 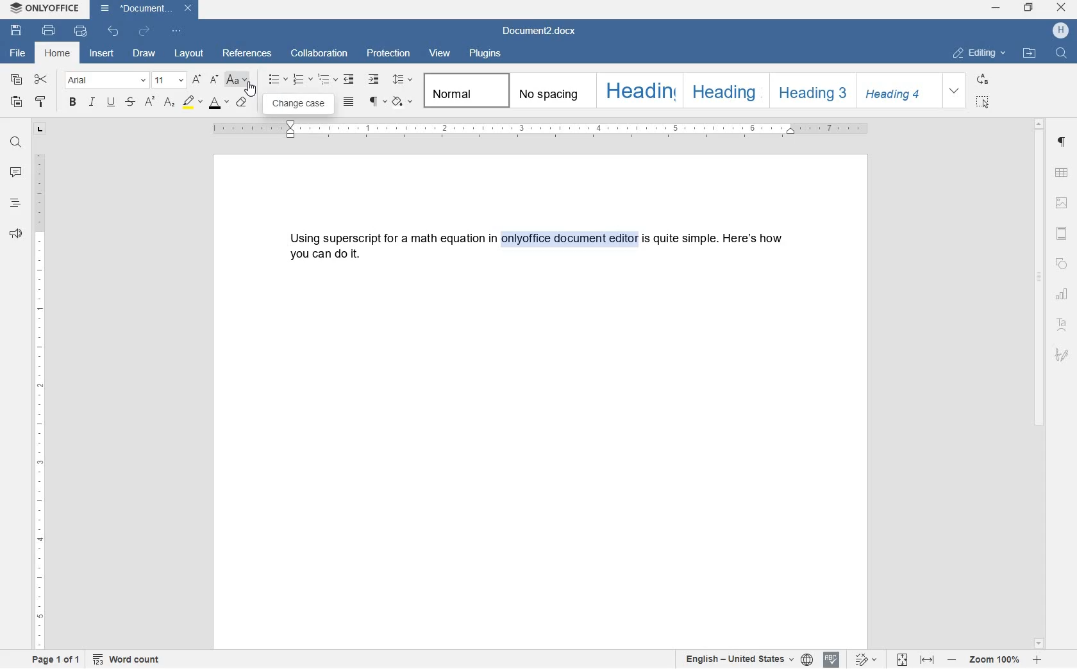 What do you see at coordinates (1031, 56) in the screenshot?
I see `OPEN FILE LOCATION` at bounding box center [1031, 56].